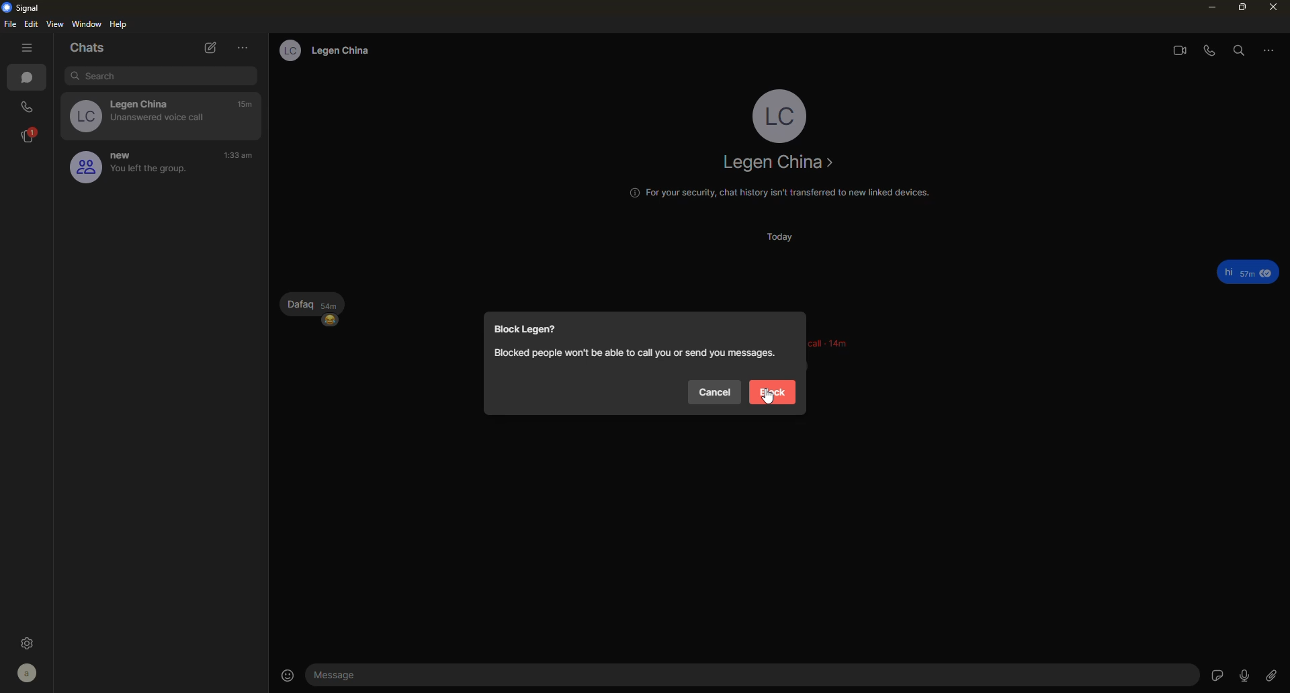  What do you see at coordinates (1204, 8) in the screenshot?
I see `minimize` at bounding box center [1204, 8].